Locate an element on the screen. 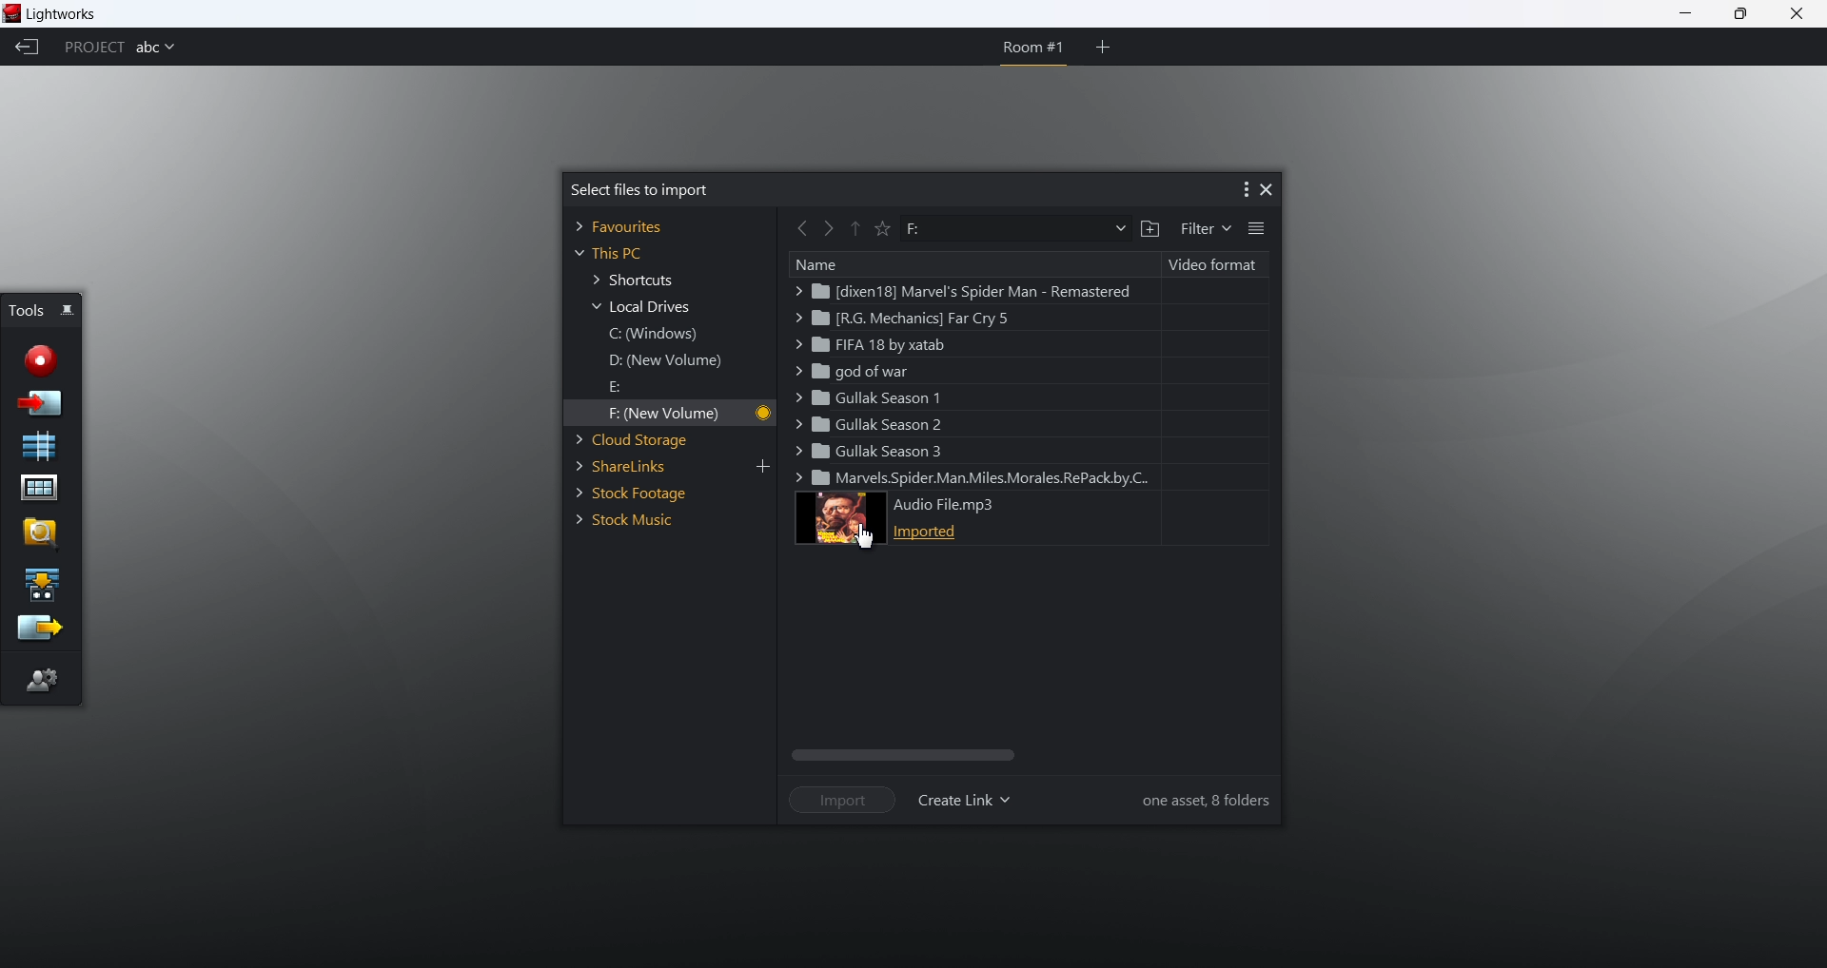 The height and width of the screenshot is (968, 1827). back is located at coordinates (797, 228).